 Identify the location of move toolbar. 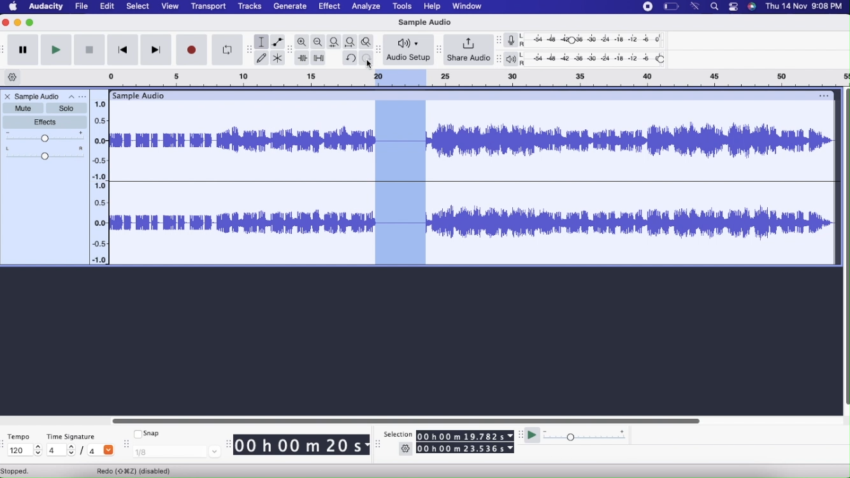
(5, 51).